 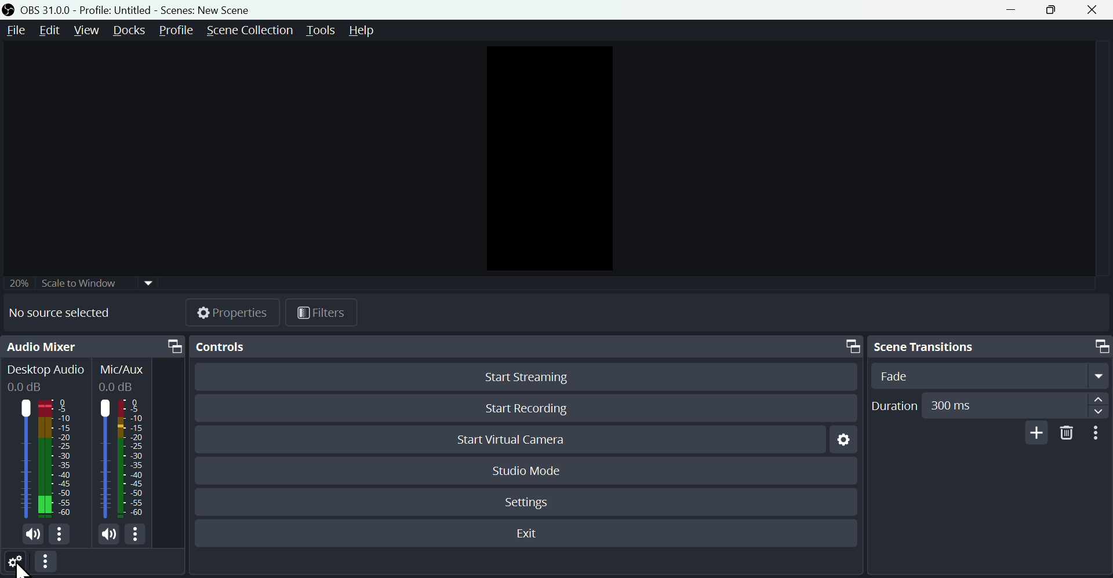 What do you see at coordinates (526, 347) in the screenshot?
I see `Controls` at bounding box center [526, 347].